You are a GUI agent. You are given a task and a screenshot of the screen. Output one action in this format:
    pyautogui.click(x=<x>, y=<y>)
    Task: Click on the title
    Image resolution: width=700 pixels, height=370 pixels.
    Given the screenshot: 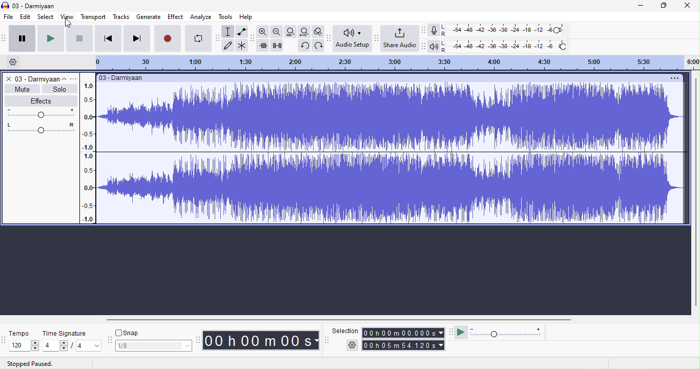 What is the action you would take?
    pyautogui.click(x=123, y=78)
    